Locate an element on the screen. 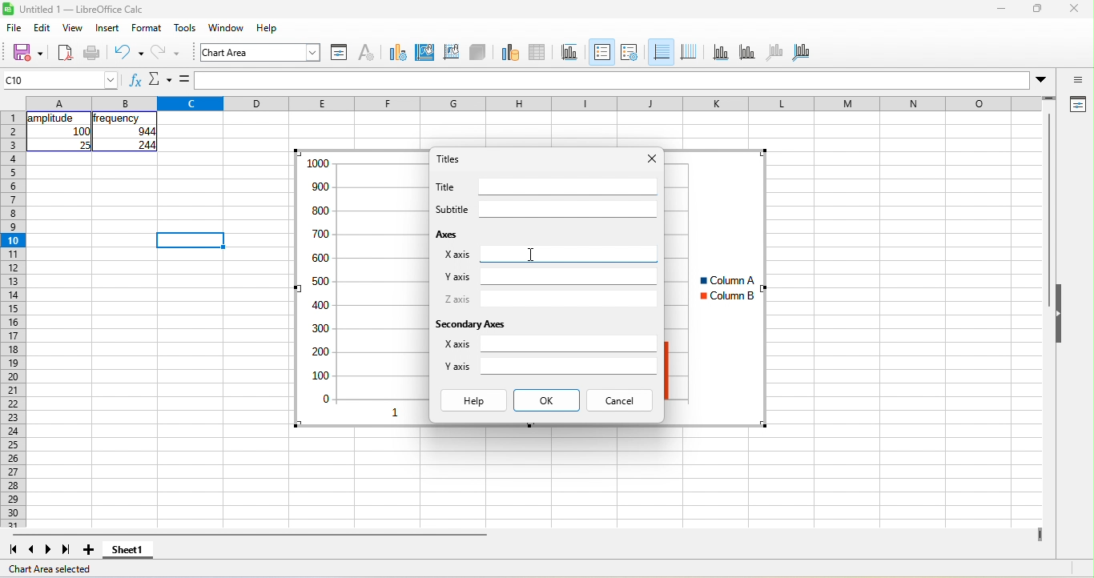 The image size is (1094, 578). tools is located at coordinates (185, 27).